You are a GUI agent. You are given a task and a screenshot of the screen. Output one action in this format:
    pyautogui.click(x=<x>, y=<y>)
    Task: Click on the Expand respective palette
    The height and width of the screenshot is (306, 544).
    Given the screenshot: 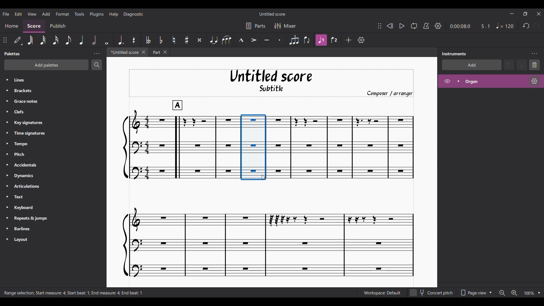 What is the action you would take?
    pyautogui.click(x=7, y=160)
    